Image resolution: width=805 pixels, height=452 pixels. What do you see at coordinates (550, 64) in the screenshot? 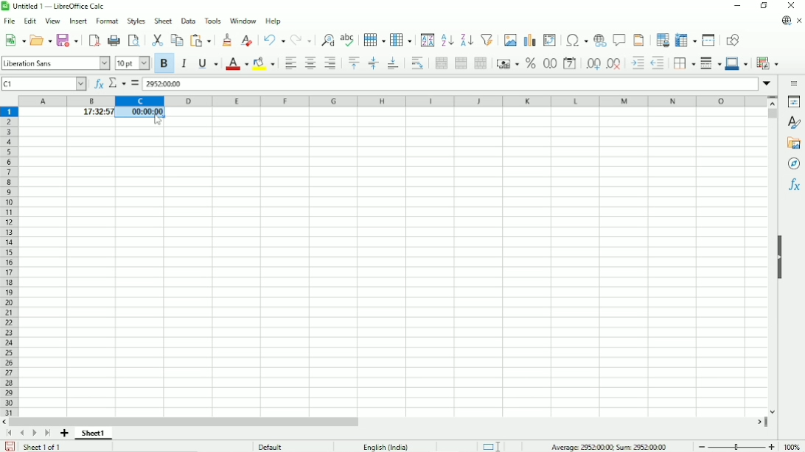
I see `Format as number` at bounding box center [550, 64].